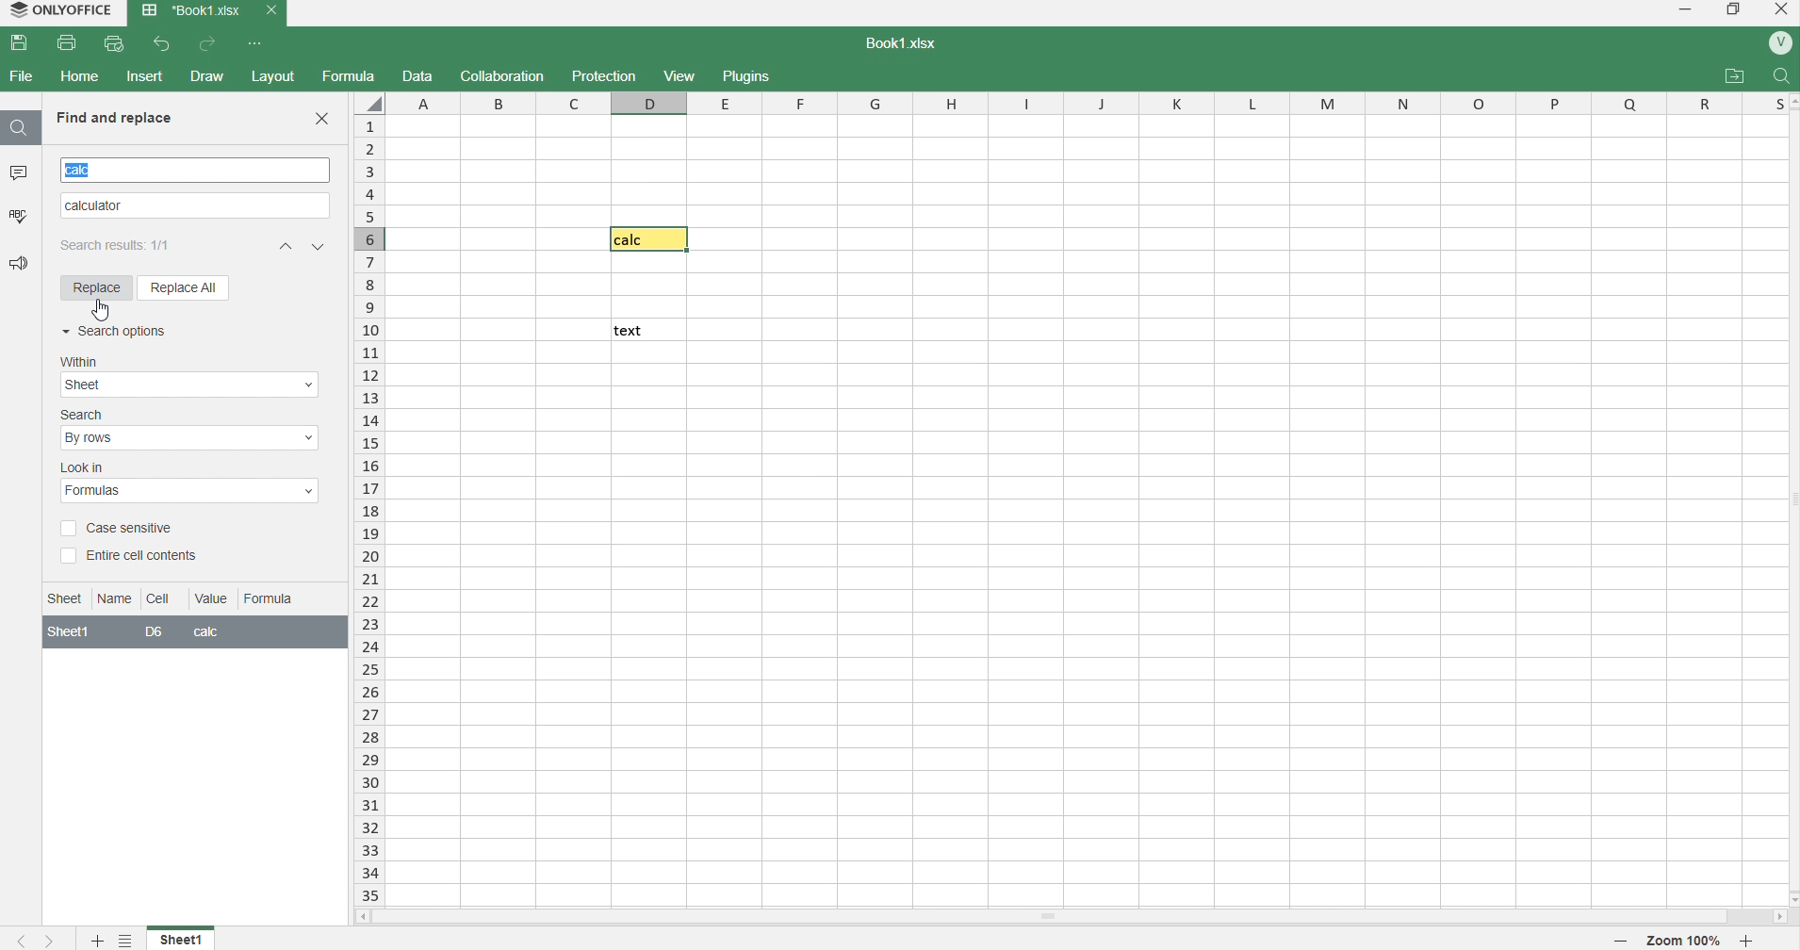  I want to click on minimize, so click(1681, 11).